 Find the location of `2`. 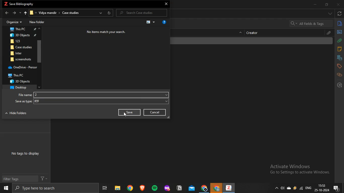

2 is located at coordinates (101, 95).